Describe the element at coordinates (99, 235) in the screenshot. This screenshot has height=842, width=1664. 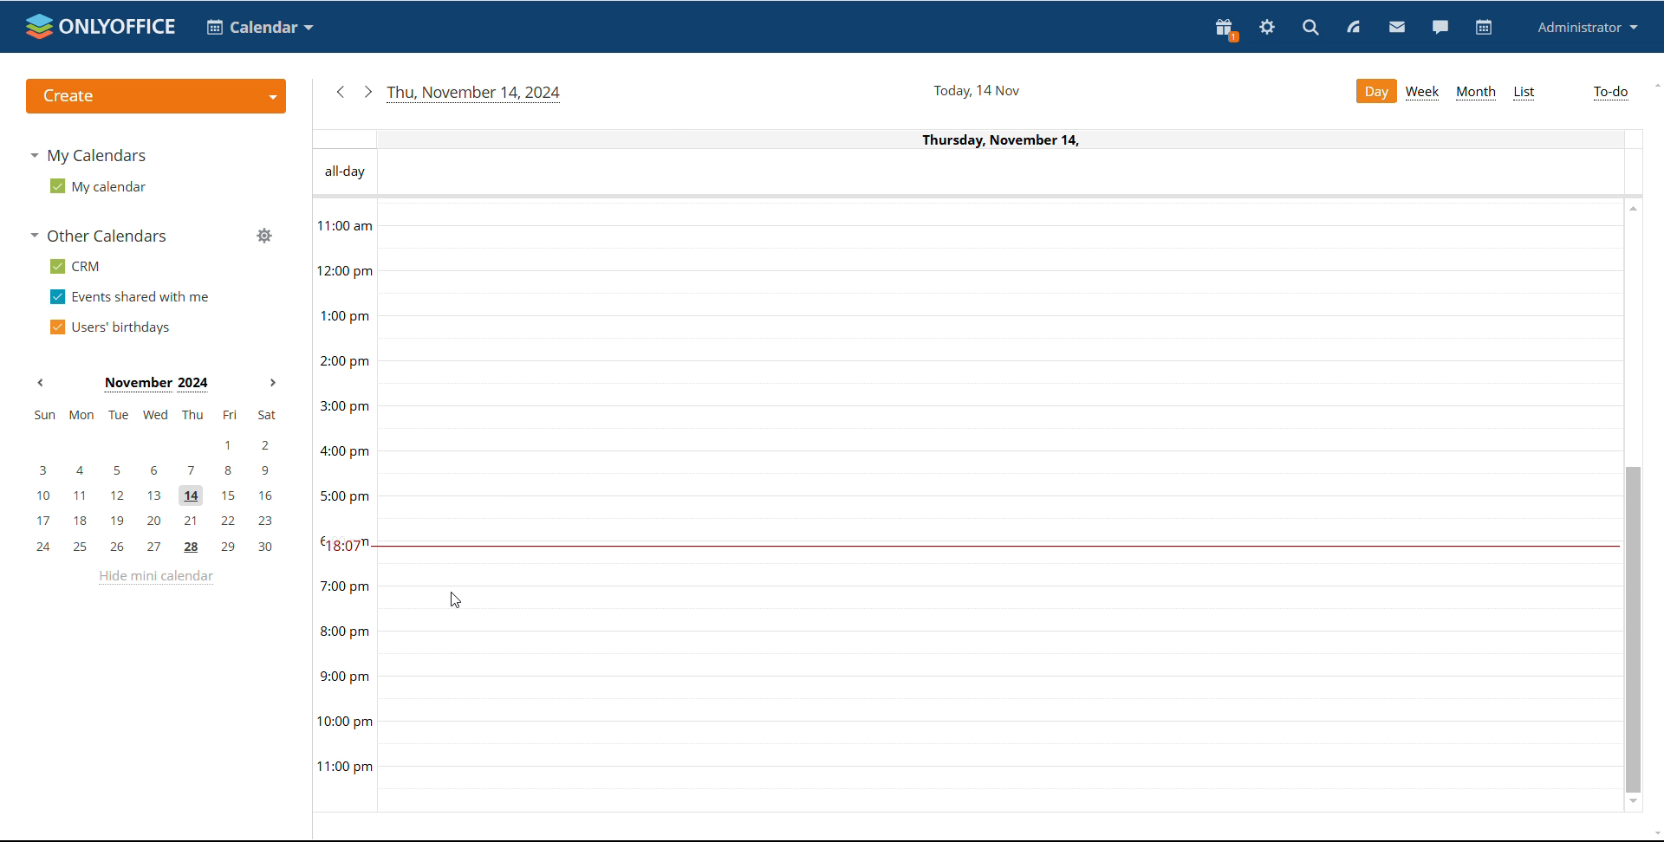
I see `other calendars` at that location.